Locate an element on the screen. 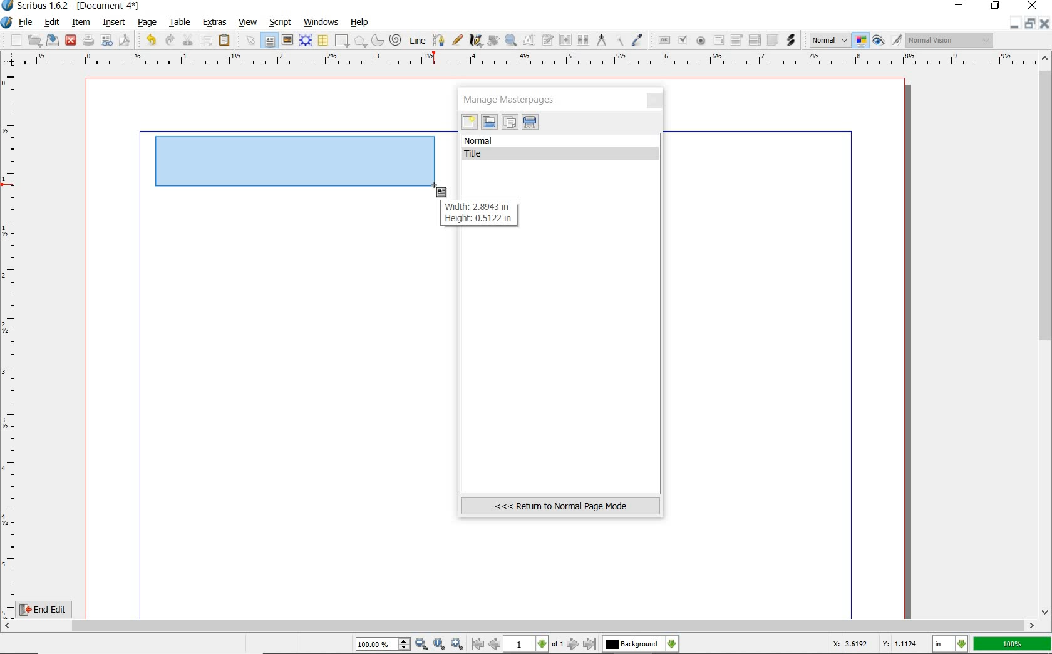  100% is located at coordinates (1013, 644).